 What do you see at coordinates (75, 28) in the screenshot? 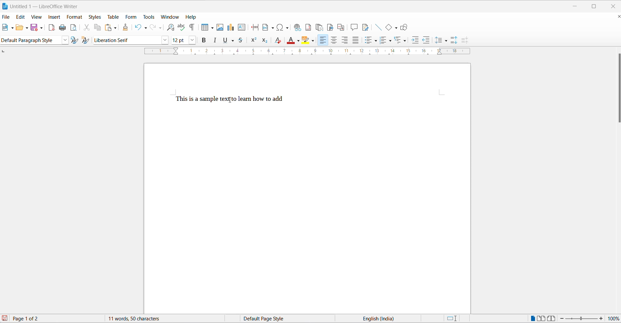
I see `toggle print preview` at bounding box center [75, 28].